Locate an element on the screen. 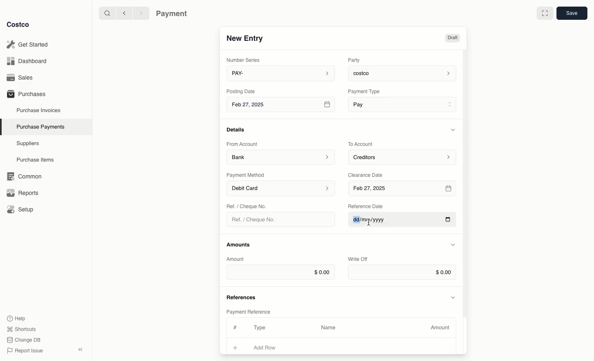  Report Issue is located at coordinates (25, 351).